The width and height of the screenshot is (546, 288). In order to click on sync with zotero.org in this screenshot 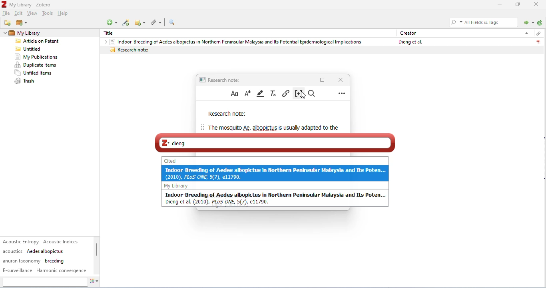, I will do `click(540, 23)`.